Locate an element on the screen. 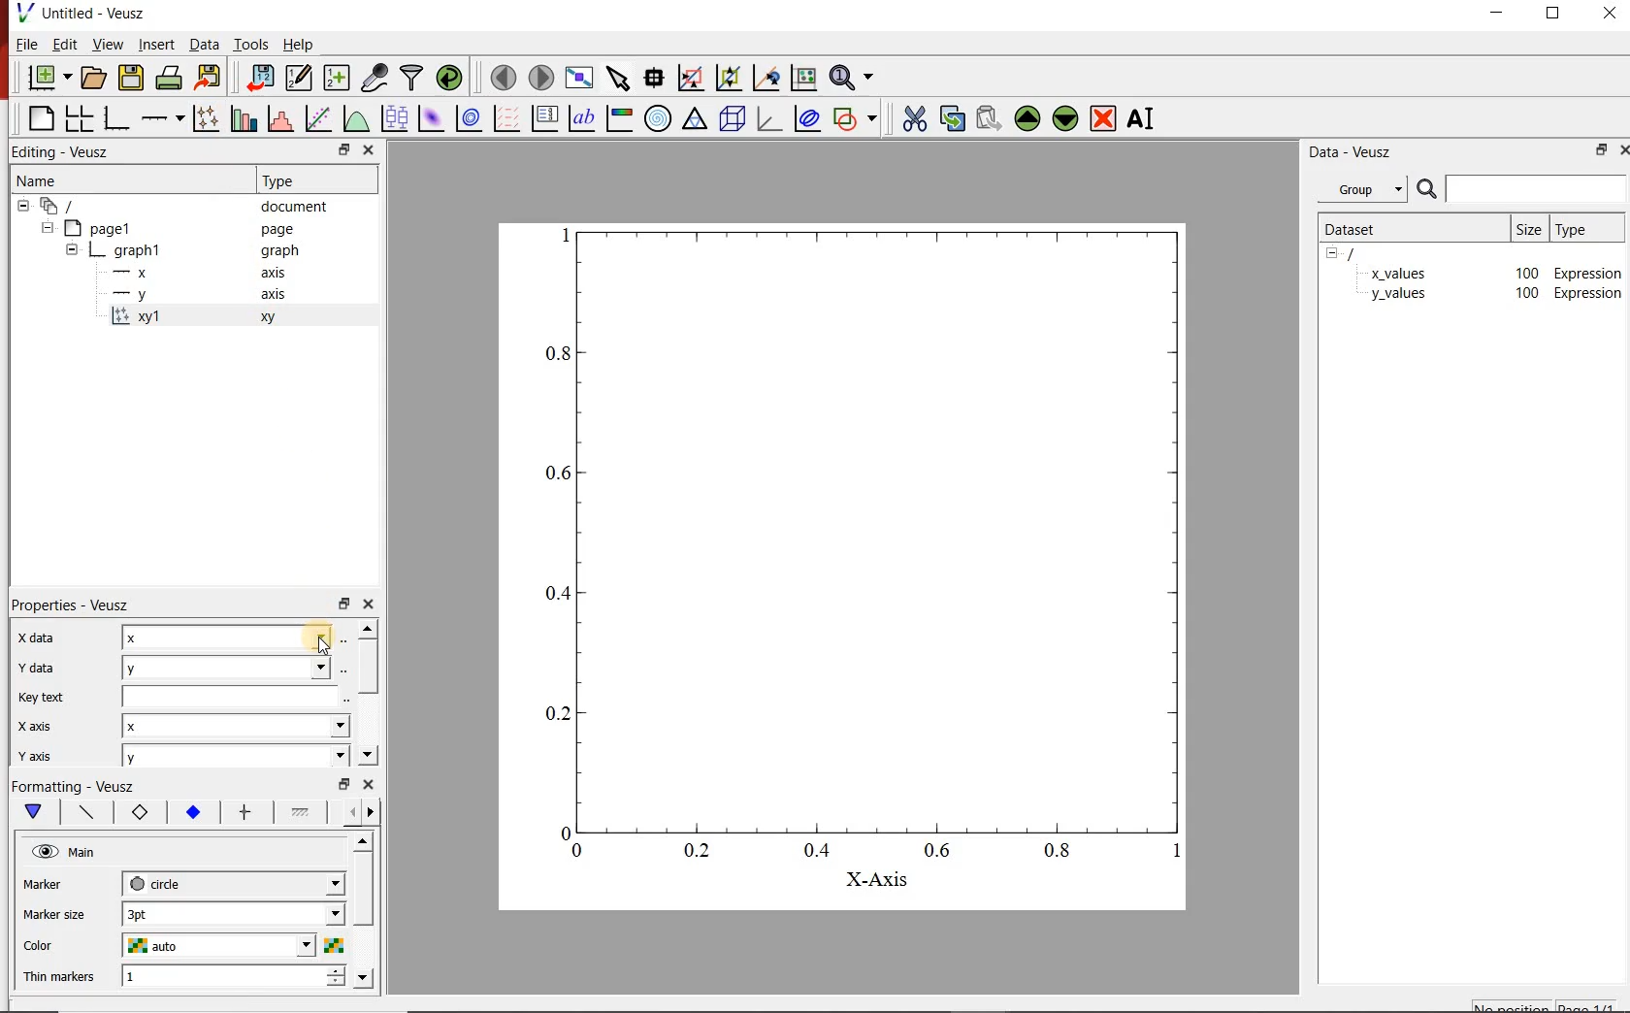 The image size is (1630, 1013). 1 is located at coordinates (237, 974).